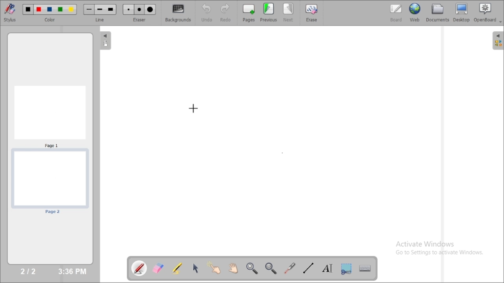 Image resolution: width=504 pixels, height=283 pixels. Describe the element at coordinates (233, 268) in the screenshot. I see `scroll page` at that location.